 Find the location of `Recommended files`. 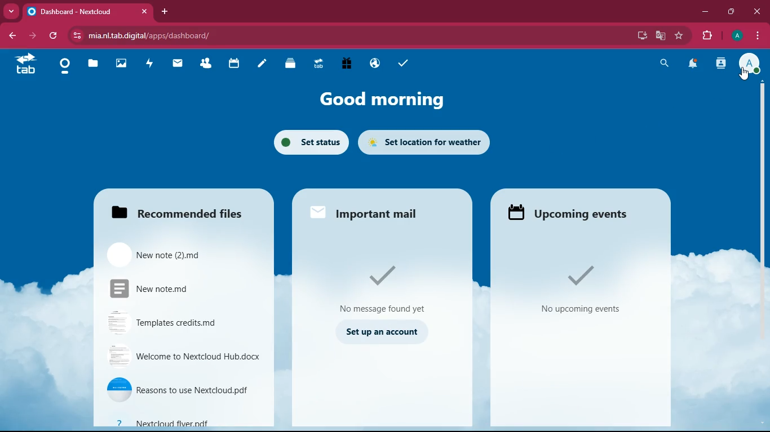

Recommended files is located at coordinates (186, 213).